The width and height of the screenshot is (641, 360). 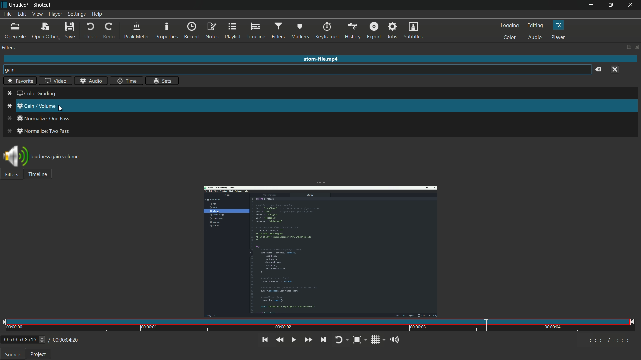 I want to click on time and position, so click(x=319, y=326).